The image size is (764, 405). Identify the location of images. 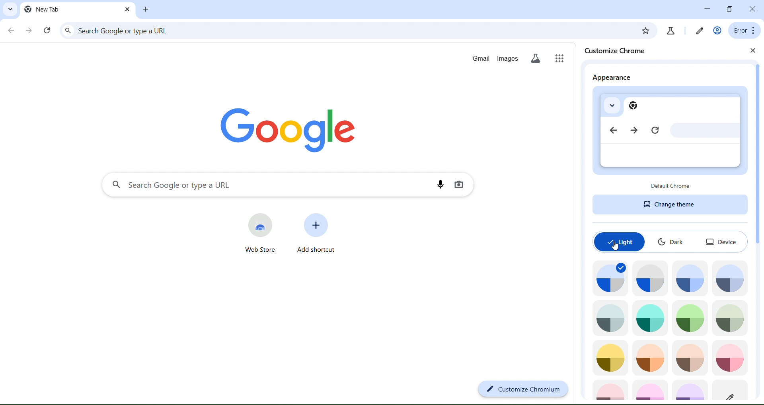
(506, 57).